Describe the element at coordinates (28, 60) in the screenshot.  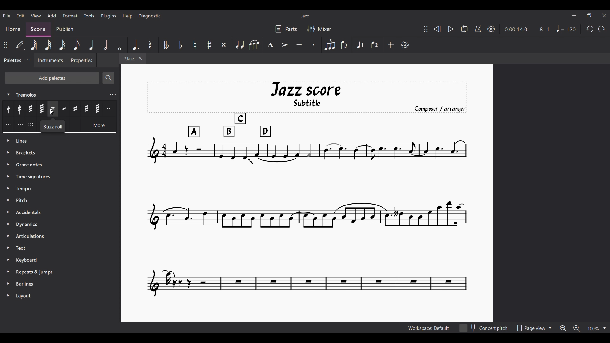
I see `Palette settings` at that location.